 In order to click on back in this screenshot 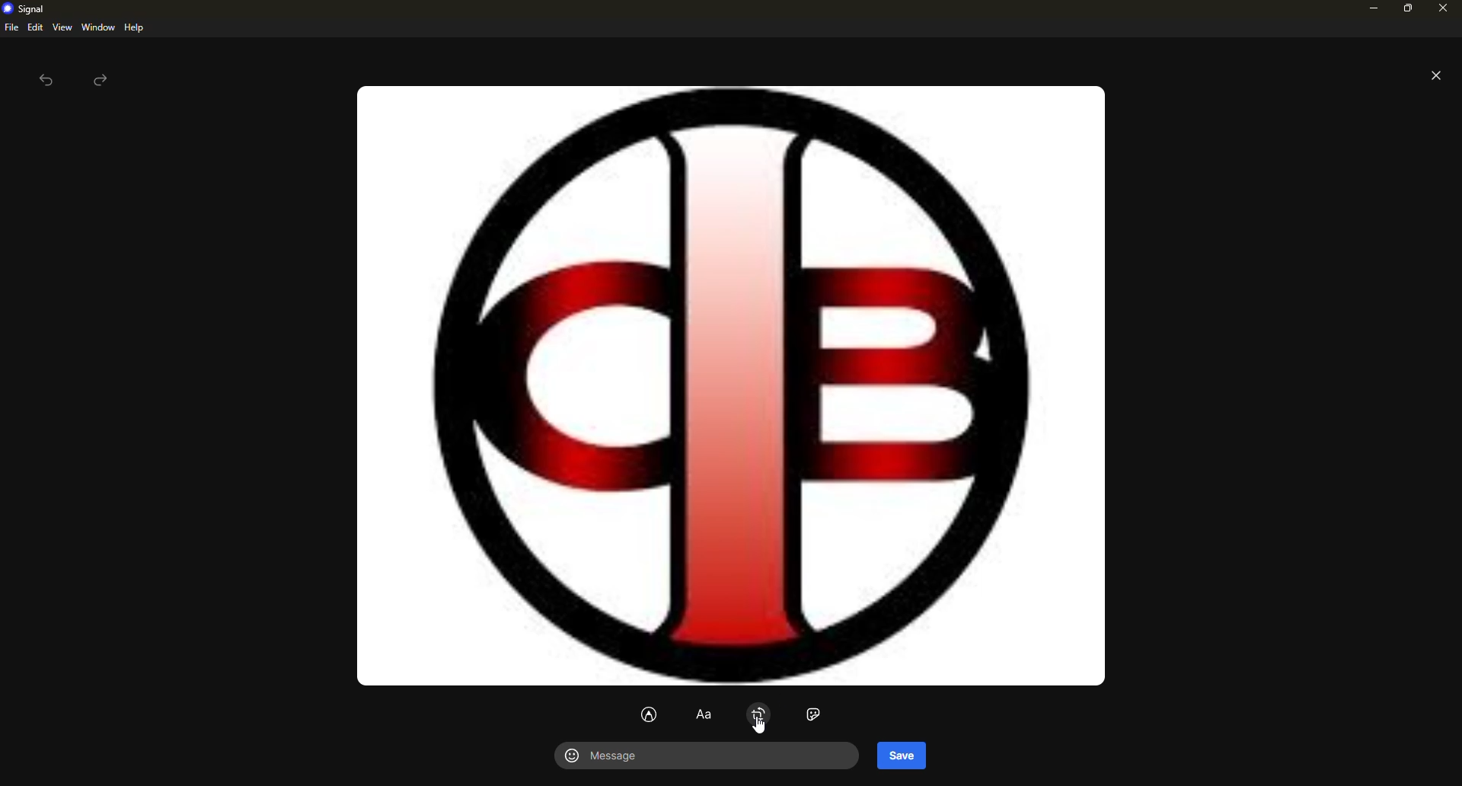, I will do `click(46, 82)`.